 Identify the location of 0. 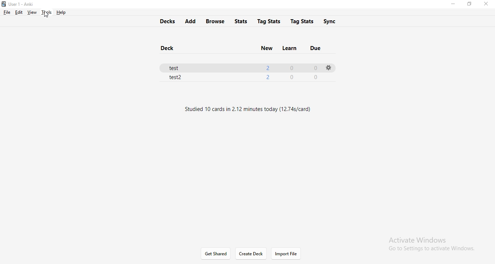
(315, 67).